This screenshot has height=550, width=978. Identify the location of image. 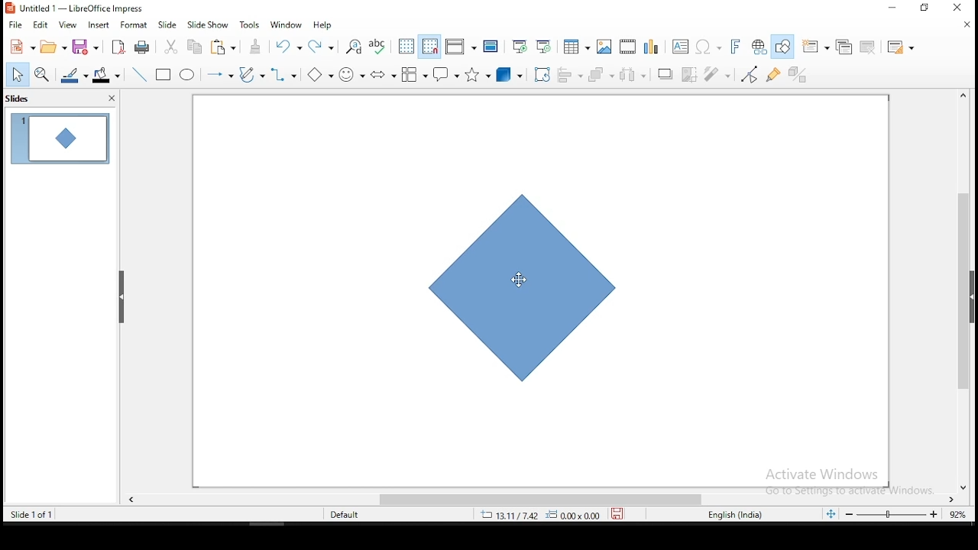
(606, 46).